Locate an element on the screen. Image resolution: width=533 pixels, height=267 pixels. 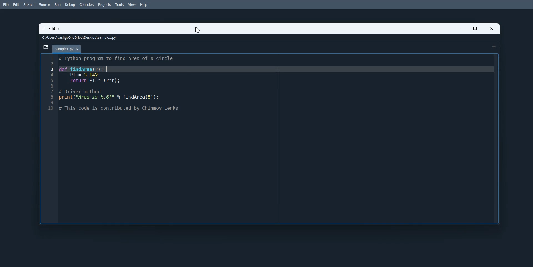
Tools is located at coordinates (120, 4).